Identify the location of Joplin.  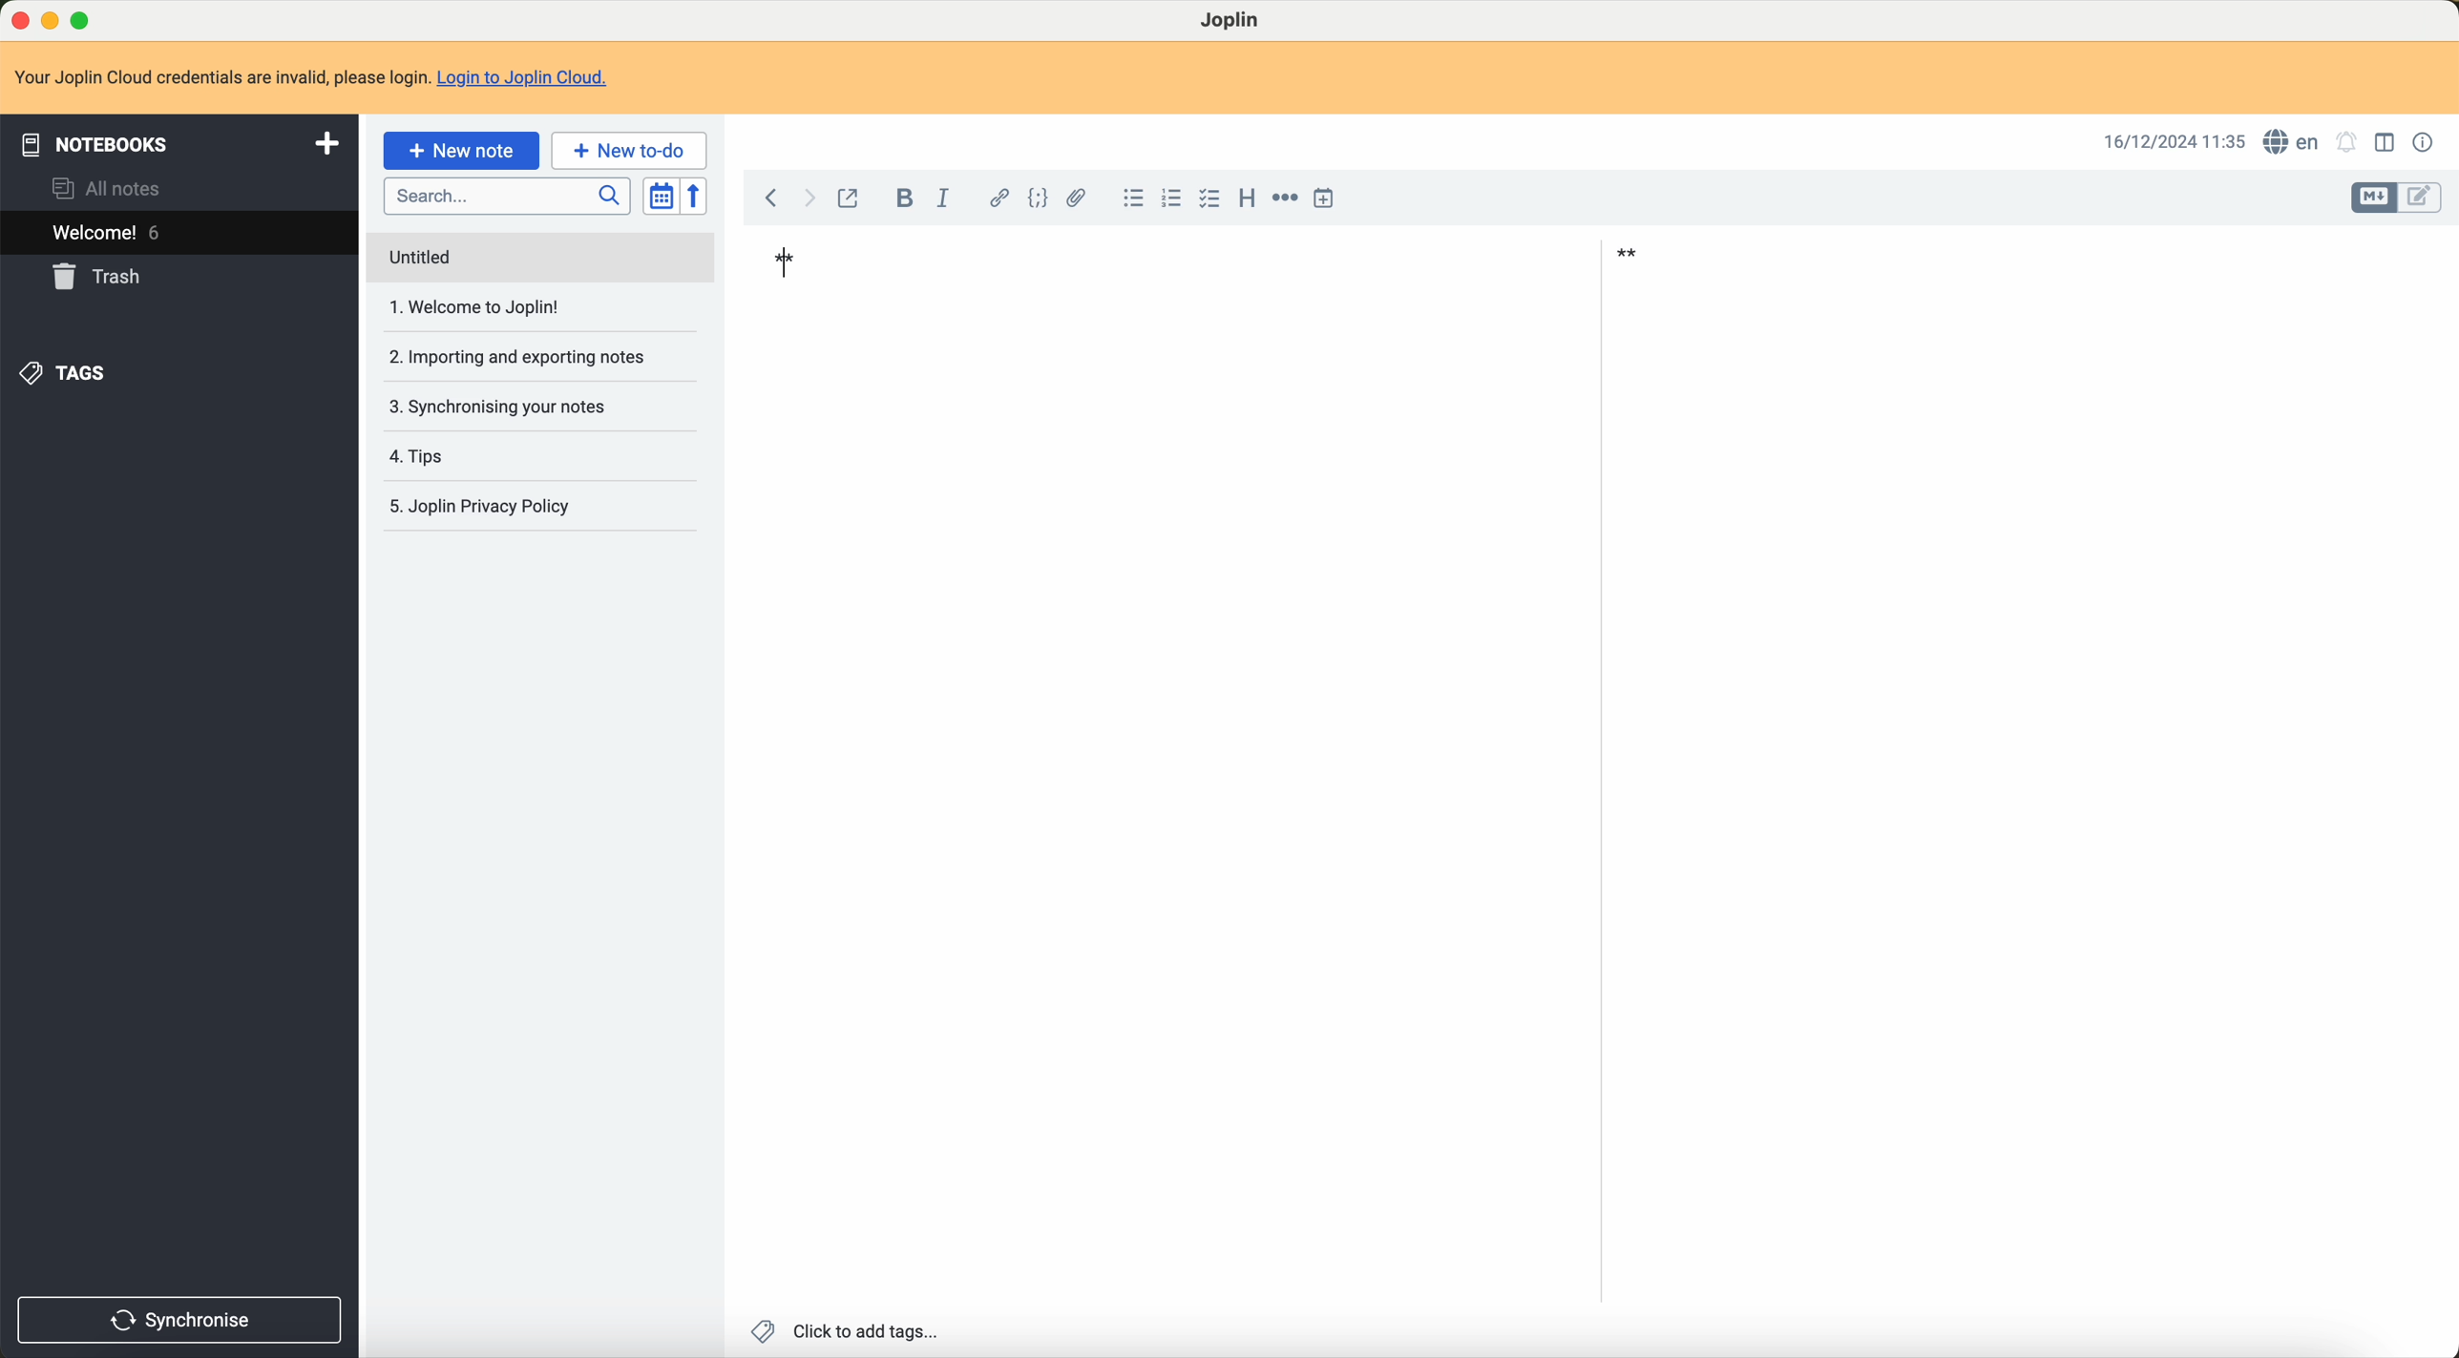
(1234, 21).